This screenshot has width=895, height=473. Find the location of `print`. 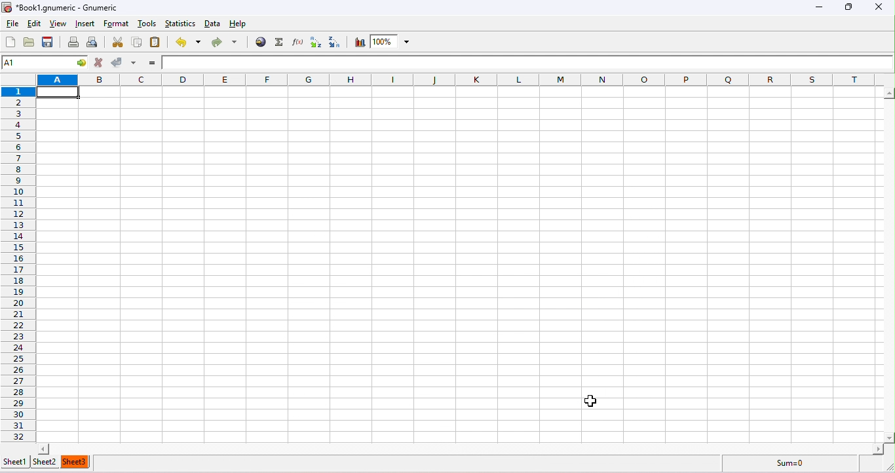

print is located at coordinates (73, 43).